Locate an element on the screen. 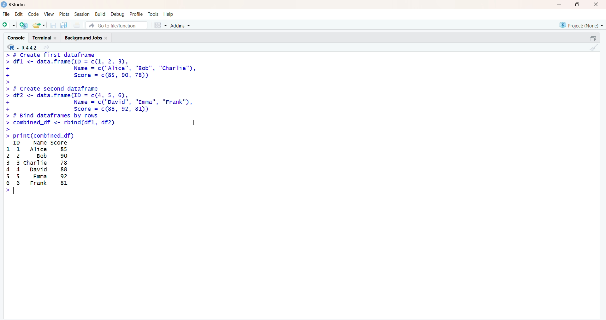 The width and height of the screenshot is (606, 320). Edit is located at coordinates (20, 14).